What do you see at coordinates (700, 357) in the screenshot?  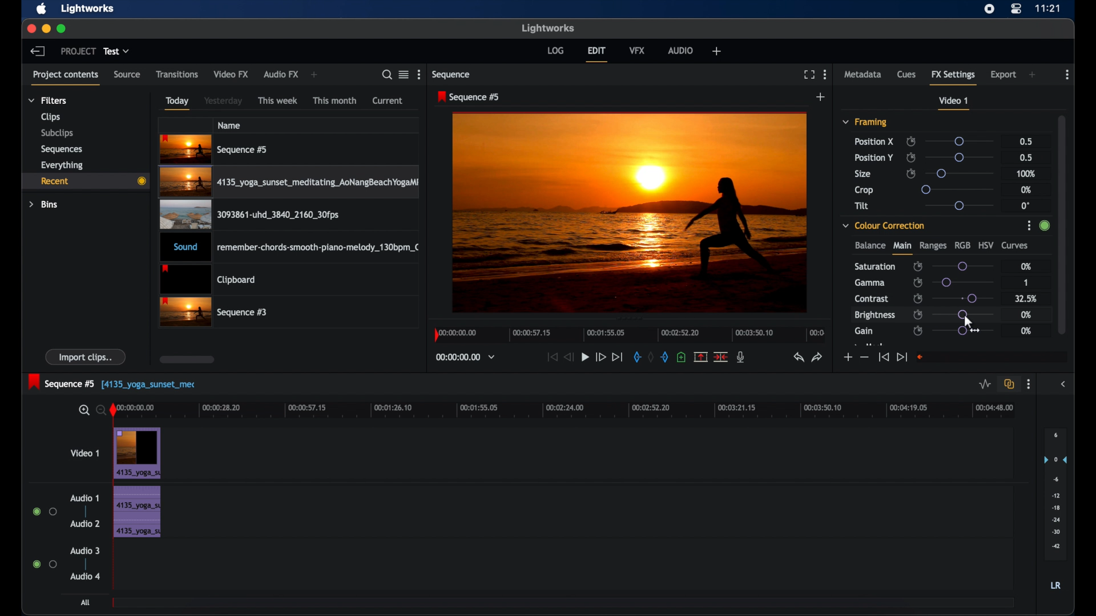 I see `remove the marked section` at bounding box center [700, 357].